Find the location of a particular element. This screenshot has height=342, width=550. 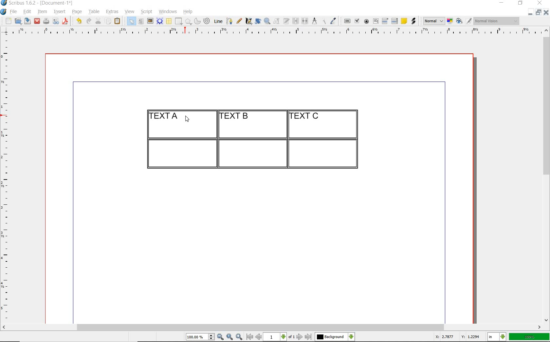

pdf list box is located at coordinates (395, 21).